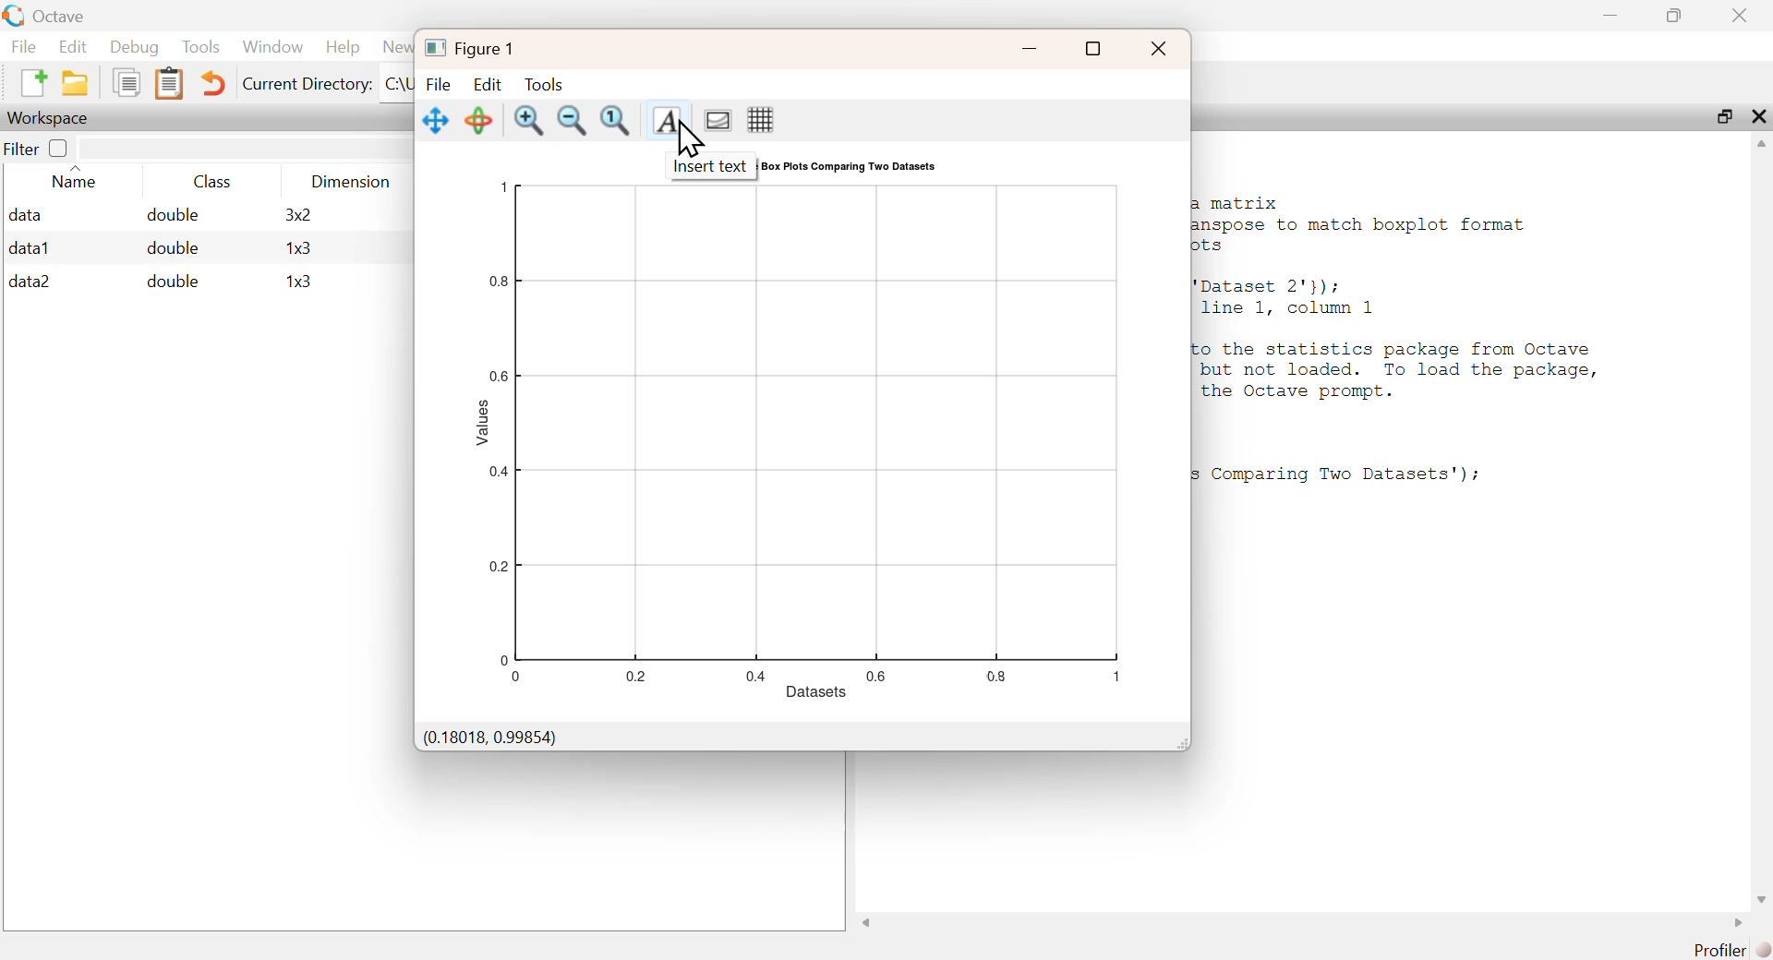  What do you see at coordinates (13, 16) in the screenshot?
I see `Logo` at bounding box center [13, 16].